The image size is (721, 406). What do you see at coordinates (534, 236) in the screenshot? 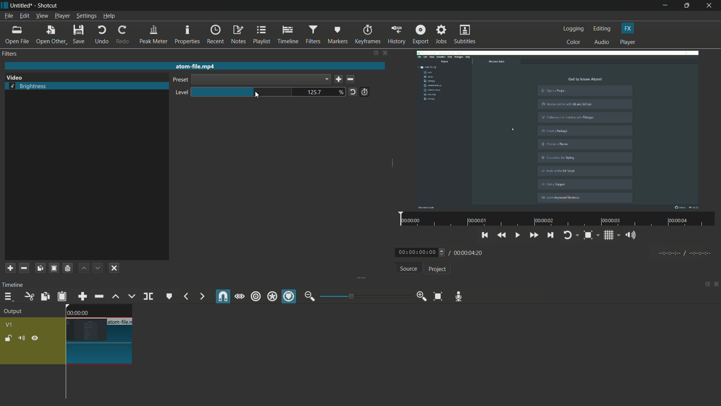
I see `quickly play forward` at bounding box center [534, 236].